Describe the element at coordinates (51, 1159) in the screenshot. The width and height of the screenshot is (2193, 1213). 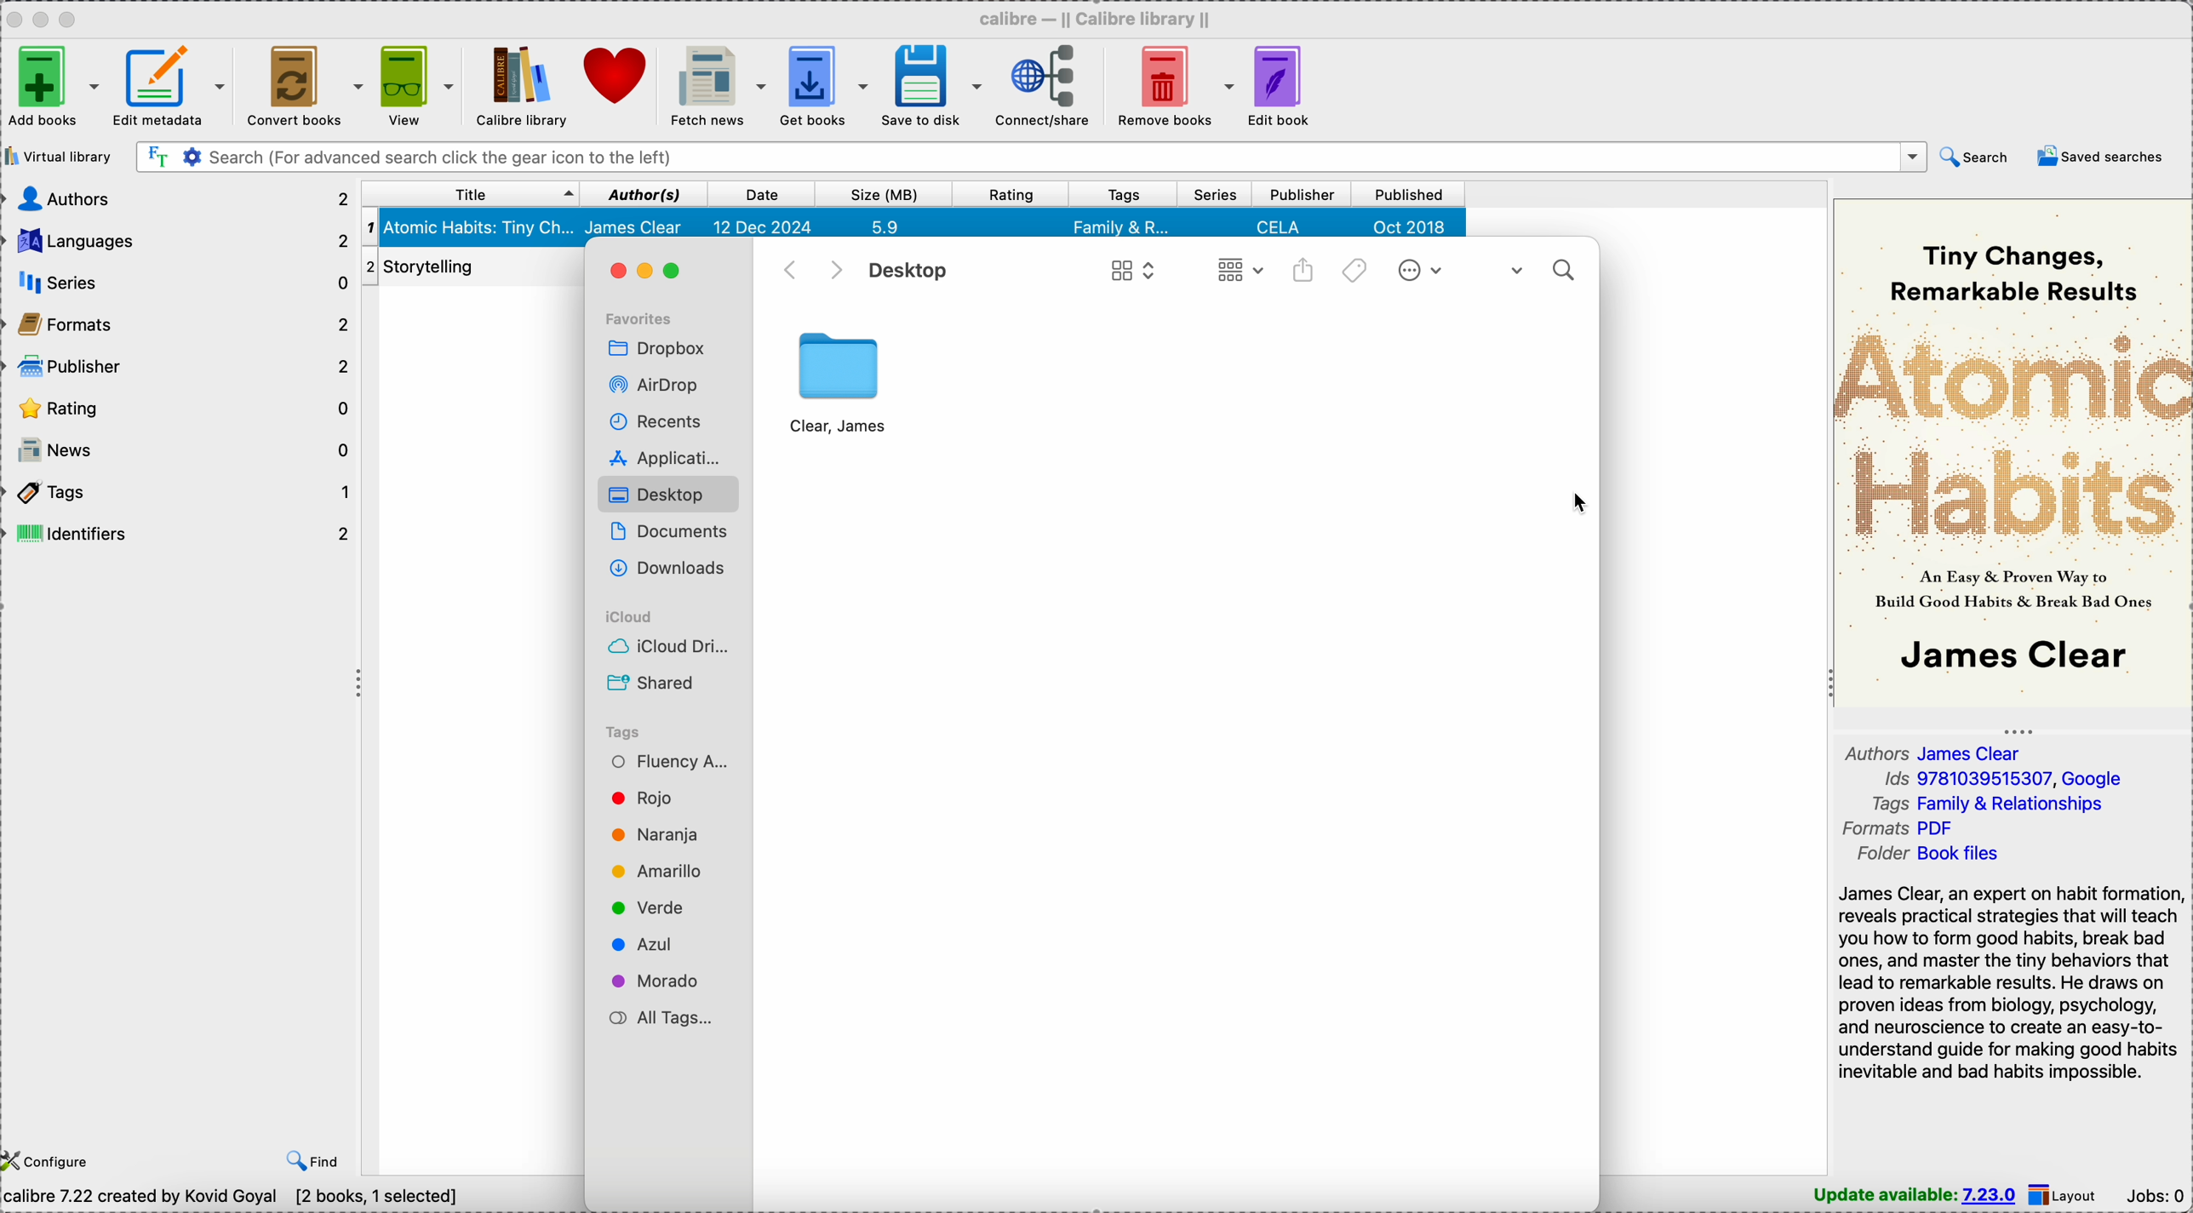
I see `configure` at that location.